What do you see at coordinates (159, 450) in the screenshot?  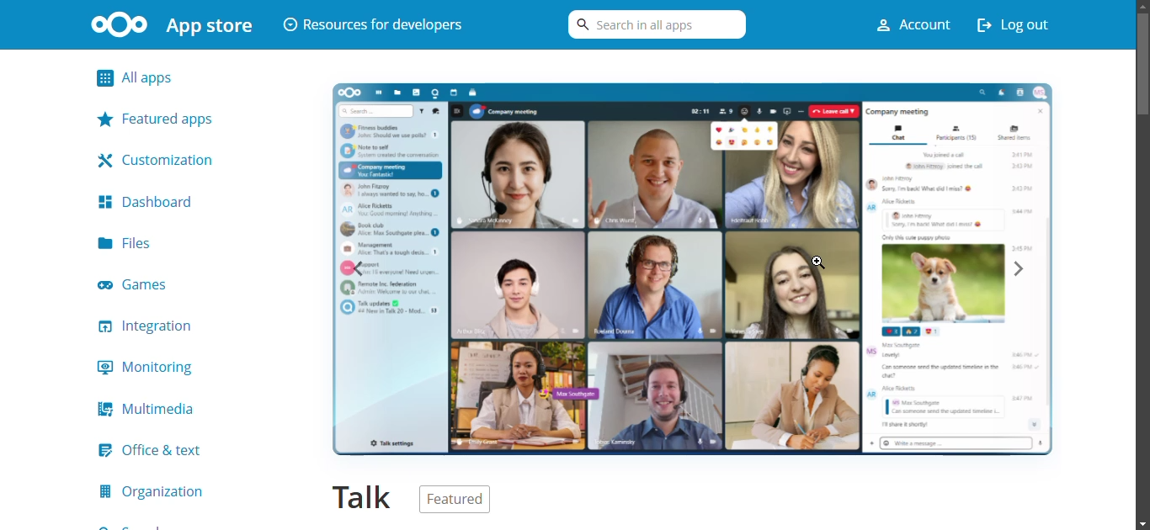 I see `office & text` at bounding box center [159, 450].